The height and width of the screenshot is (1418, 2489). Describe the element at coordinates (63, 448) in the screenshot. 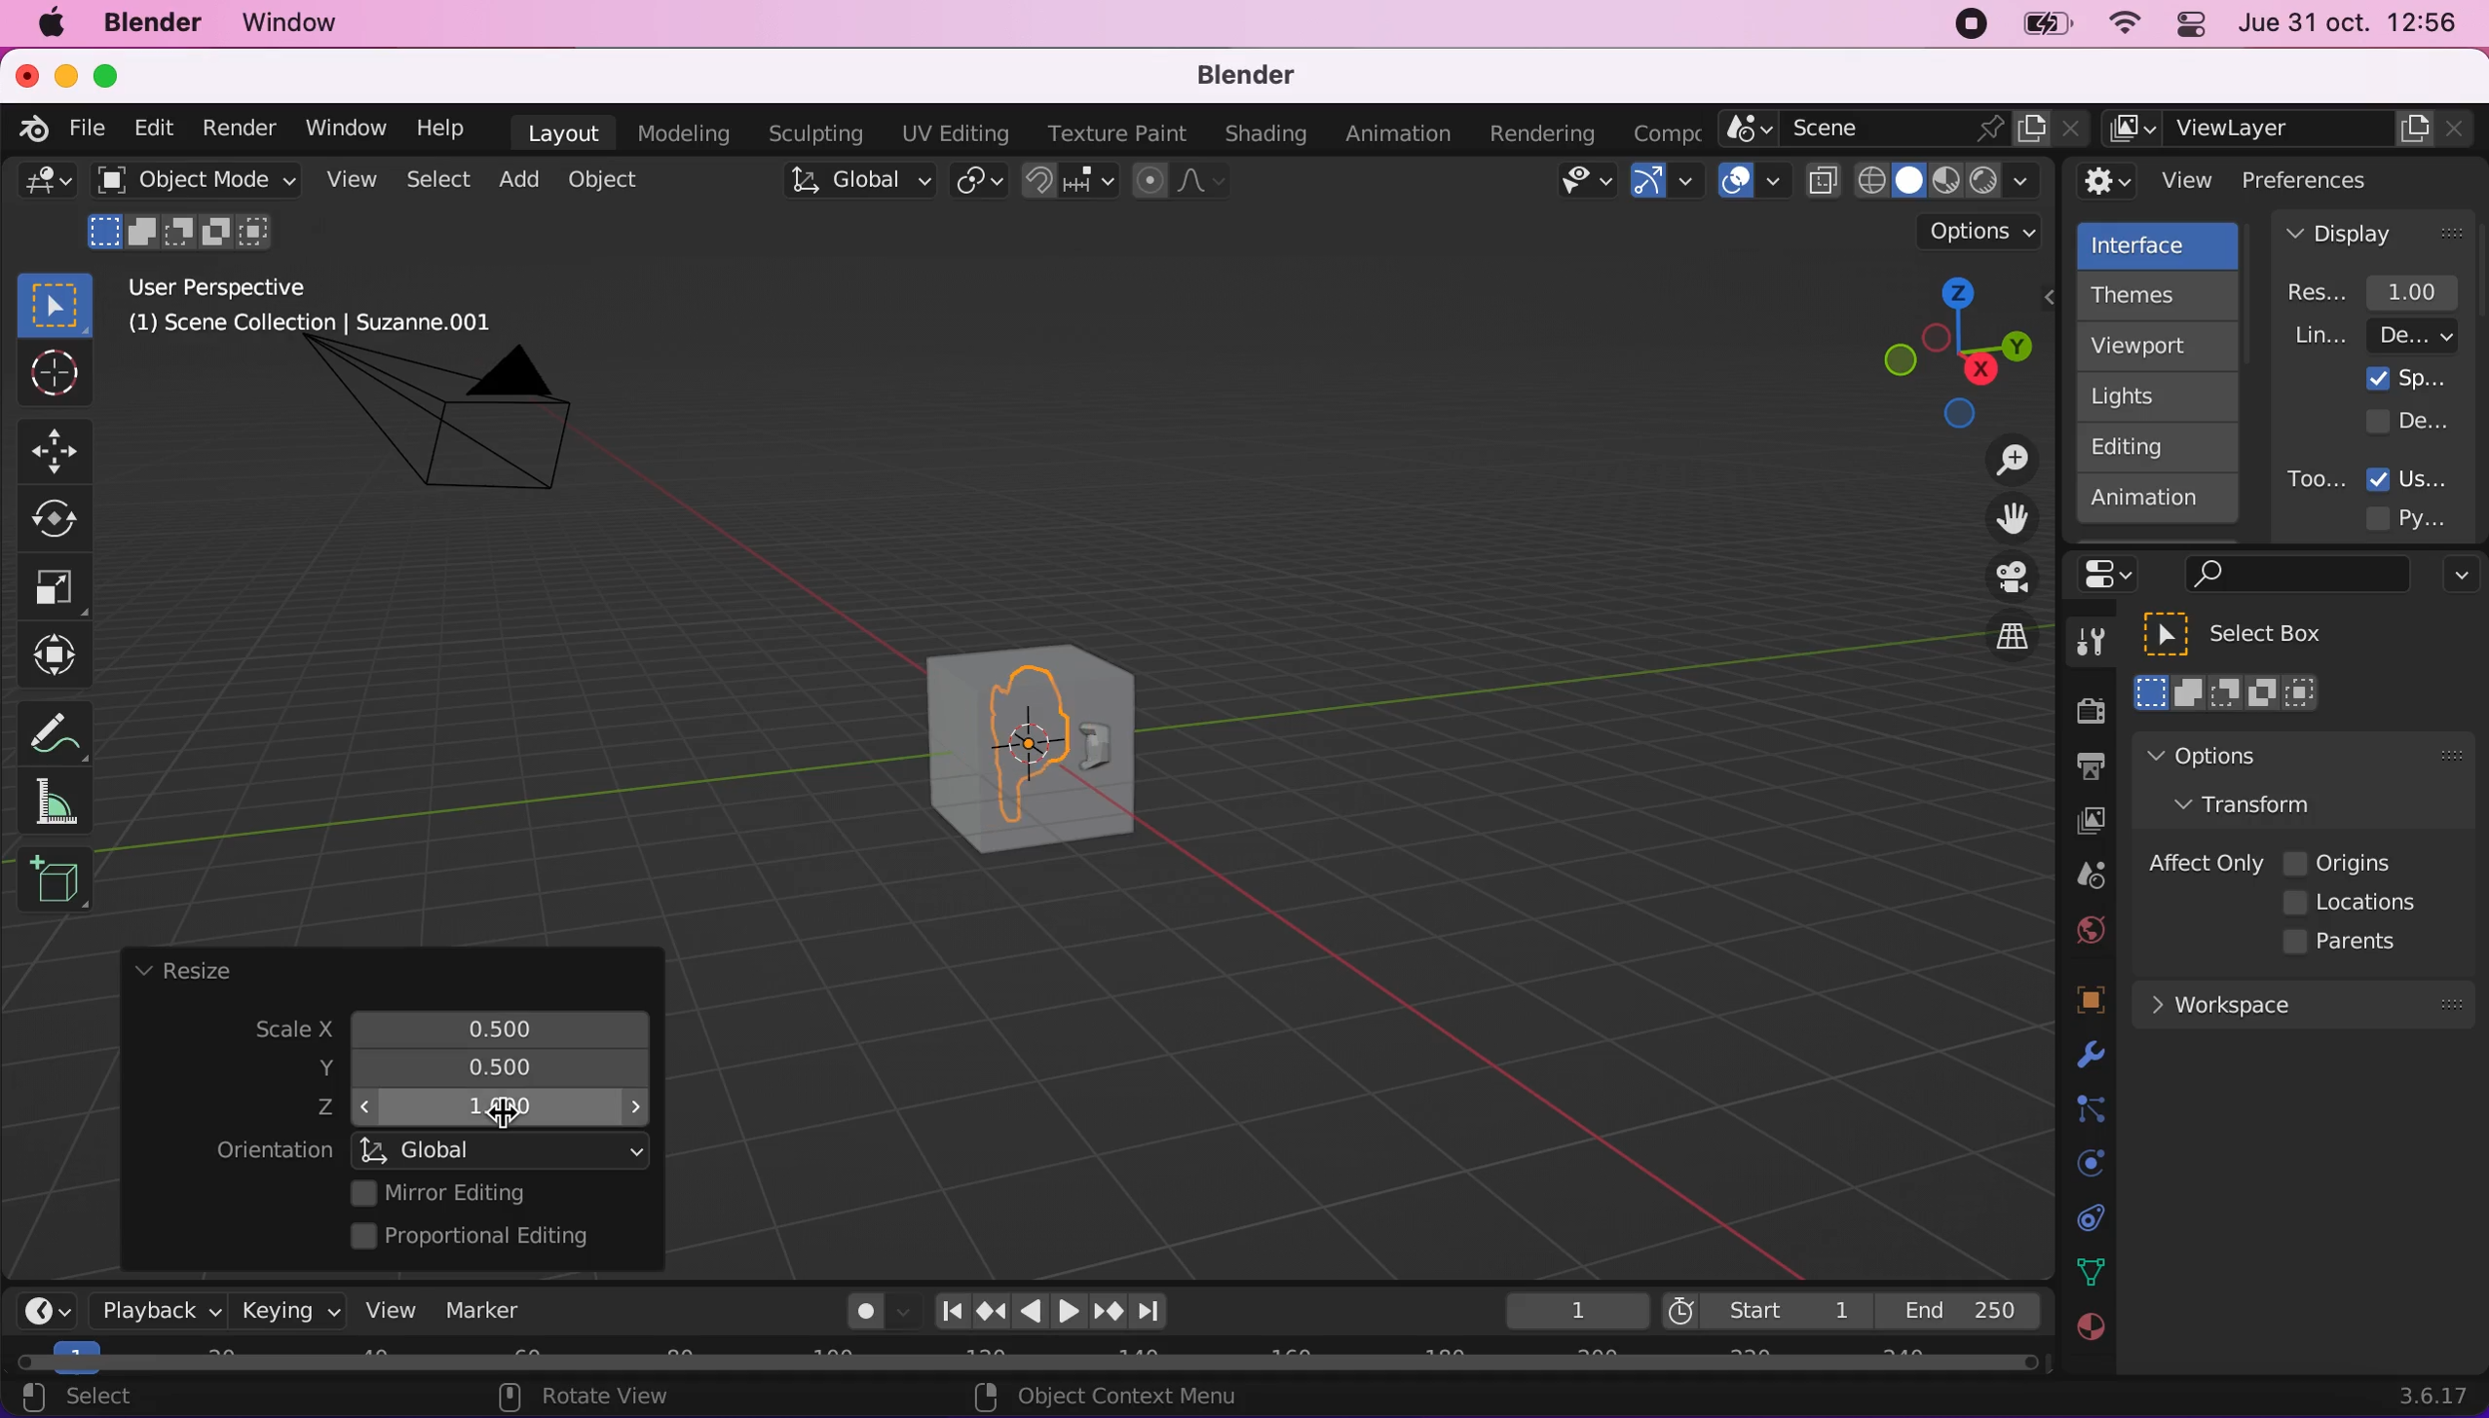

I see `` at that location.